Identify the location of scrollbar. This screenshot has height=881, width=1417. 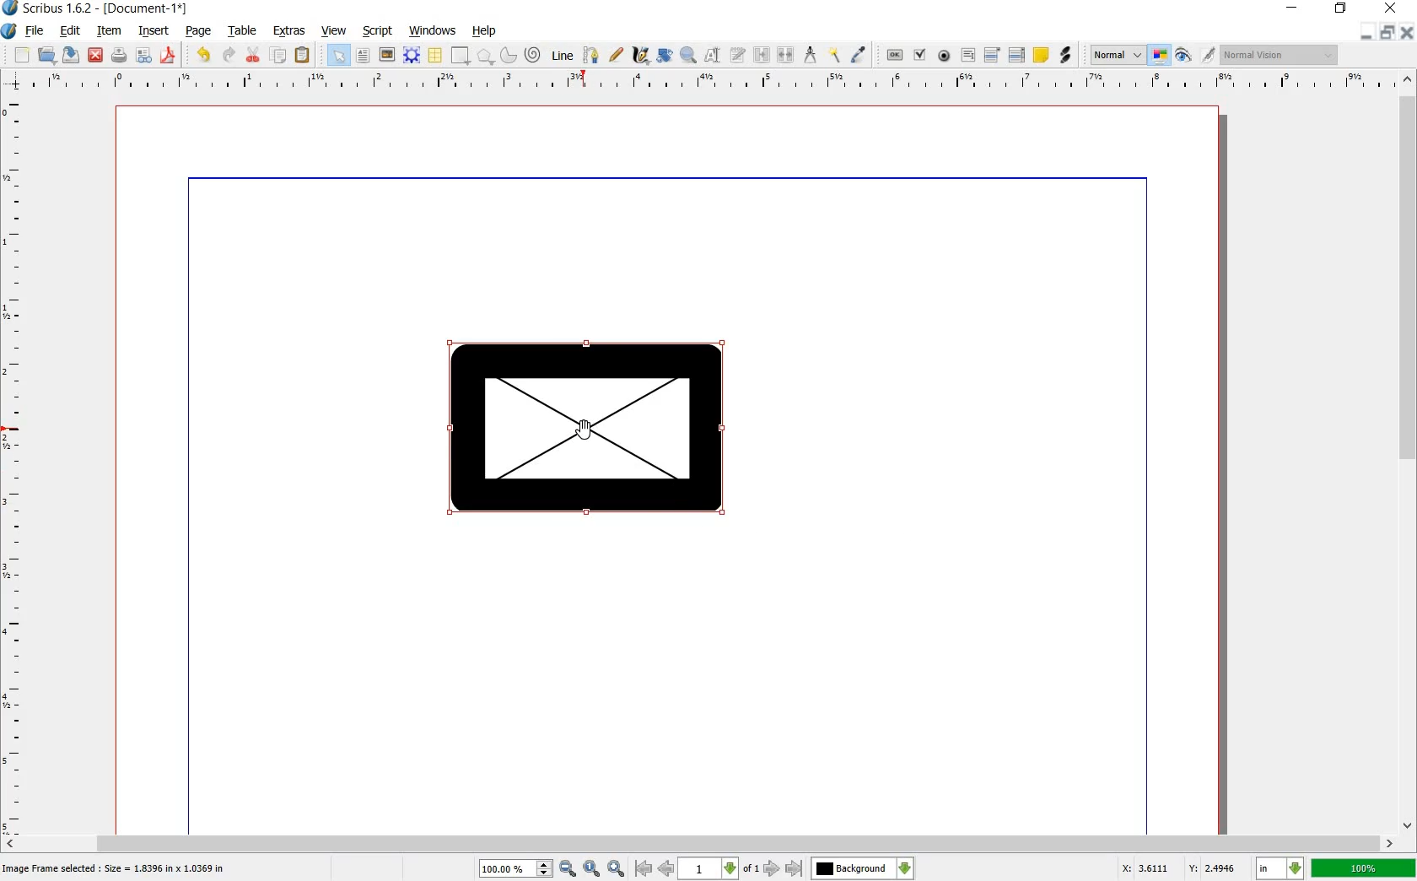
(1409, 454).